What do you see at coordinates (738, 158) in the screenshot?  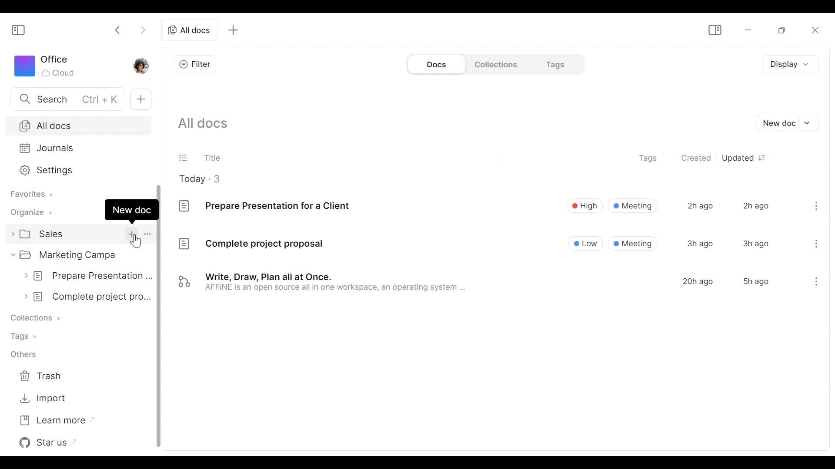 I see `Updated` at bounding box center [738, 158].